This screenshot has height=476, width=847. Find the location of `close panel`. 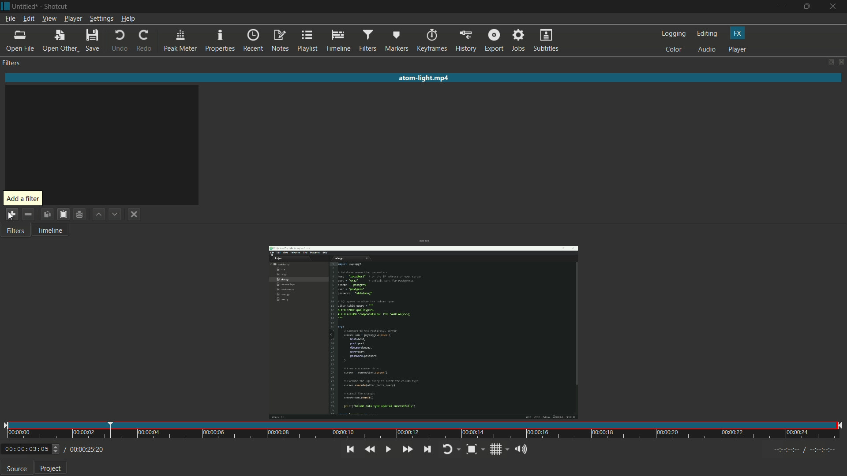

close panel is located at coordinates (842, 63).